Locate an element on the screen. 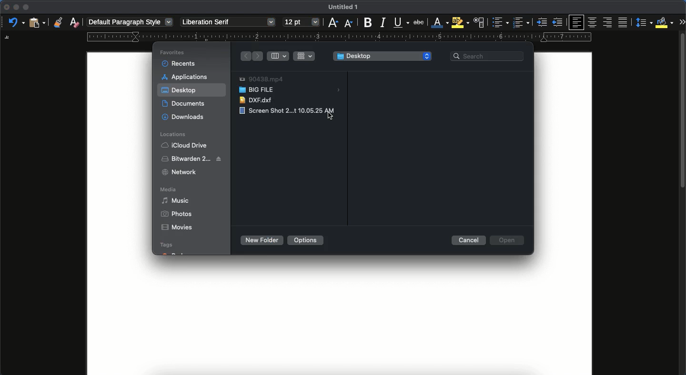 The image size is (686, 375). application is located at coordinates (187, 77).